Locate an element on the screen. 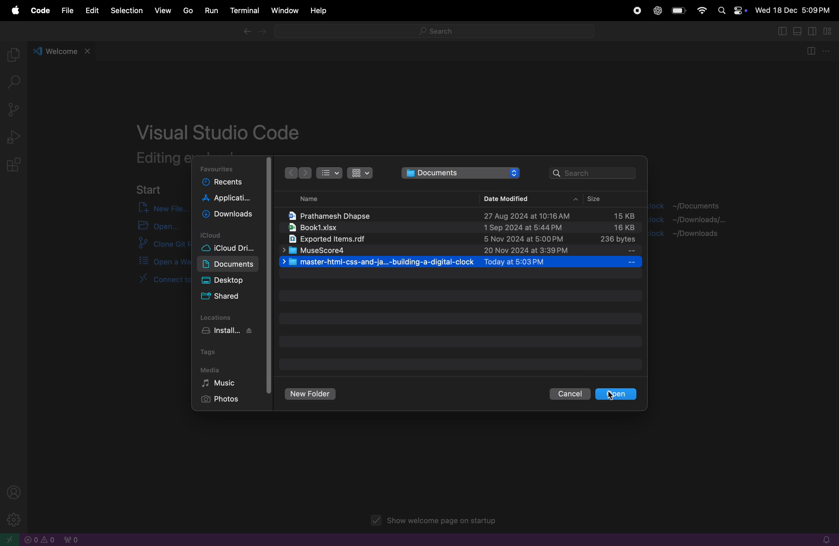 This screenshot has height=546, width=839. chatgpt is located at coordinates (657, 11).